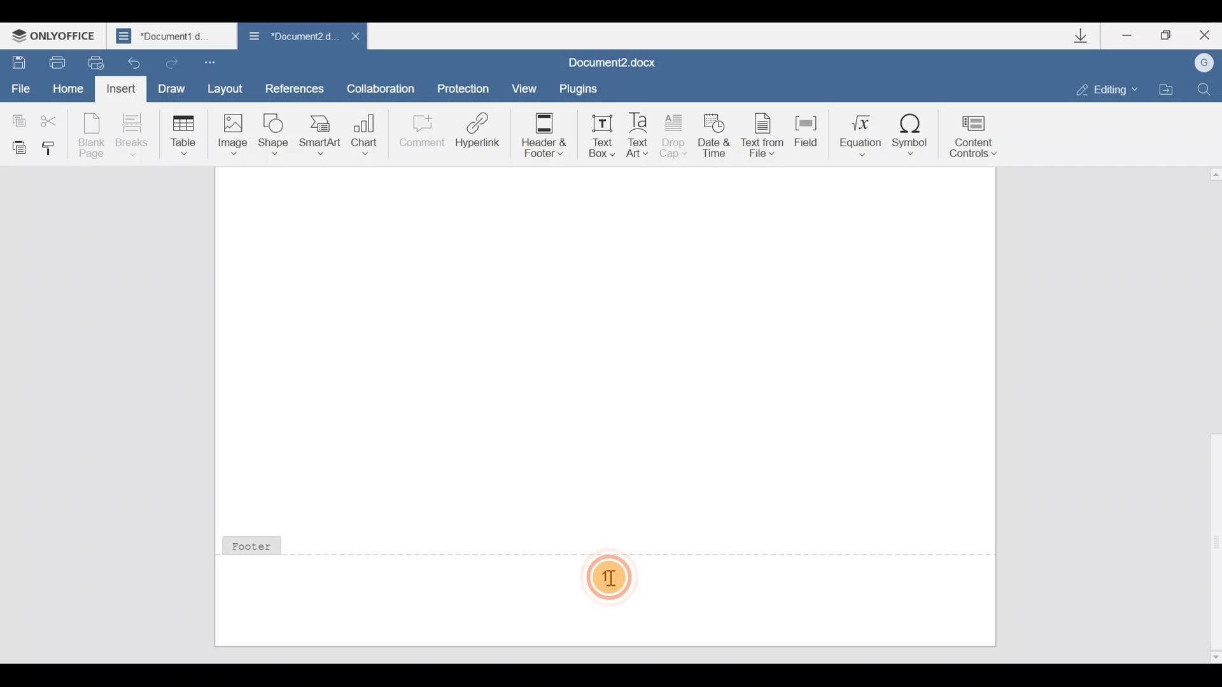 The image size is (1222, 687). Describe the element at coordinates (1100, 88) in the screenshot. I see `Editing mode` at that location.